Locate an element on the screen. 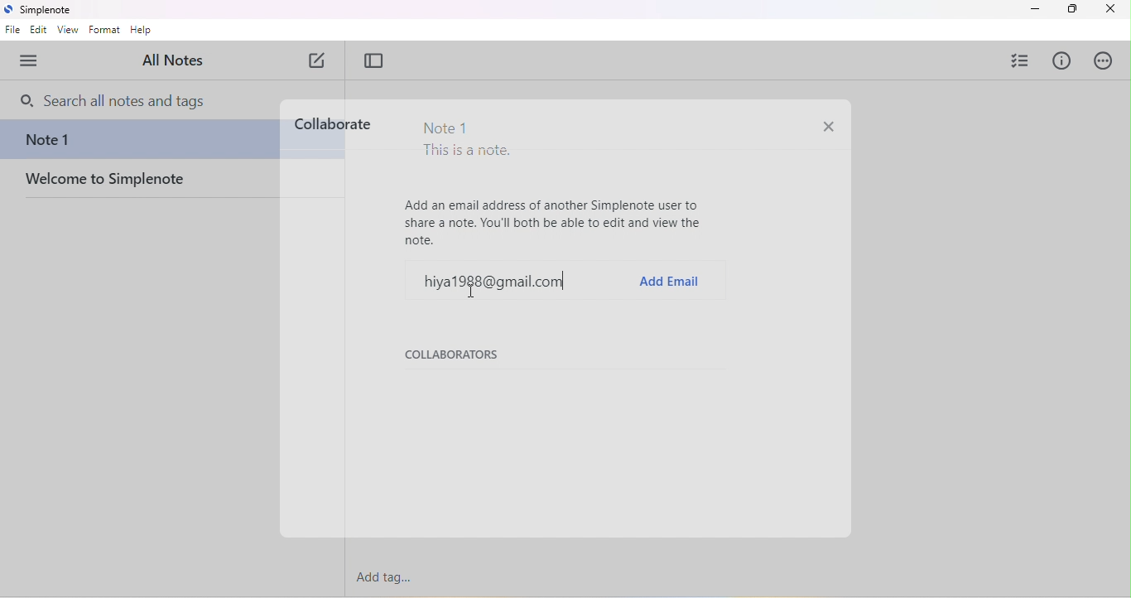  collaborators is located at coordinates (457, 357).